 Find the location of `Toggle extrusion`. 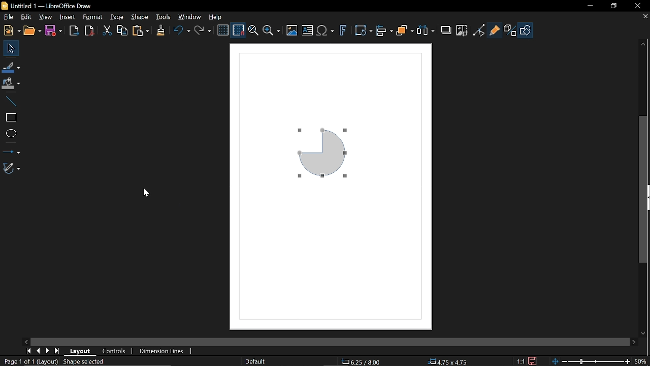

Toggle extrusion is located at coordinates (511, 30).